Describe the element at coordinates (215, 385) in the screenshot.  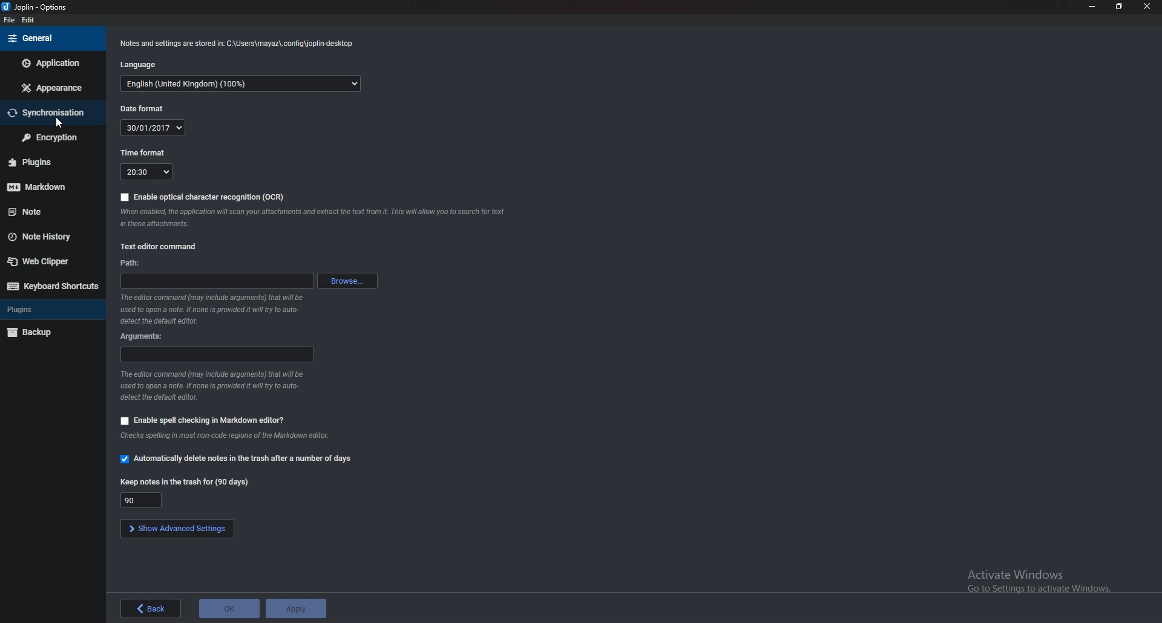
I see `info` at that location.